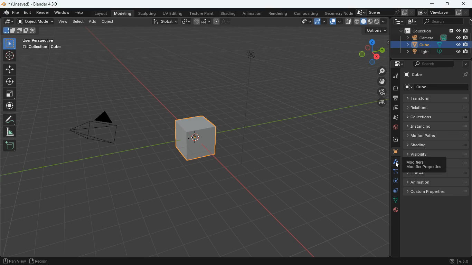  What do you see at coordinates (393, 162) in the screenshot?
I see `modifiers` at bounding box center [393, 162].